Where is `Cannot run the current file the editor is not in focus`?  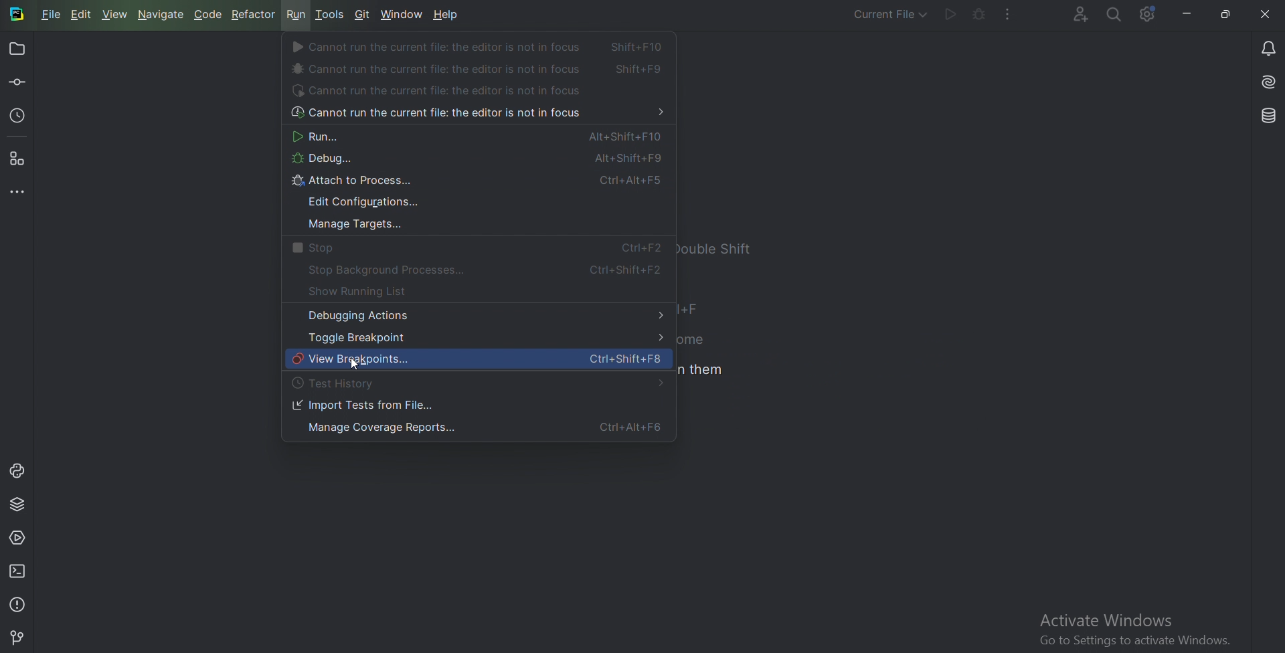
Cannot run the current file the editor is not in focus is located at coordinates (479, 68).